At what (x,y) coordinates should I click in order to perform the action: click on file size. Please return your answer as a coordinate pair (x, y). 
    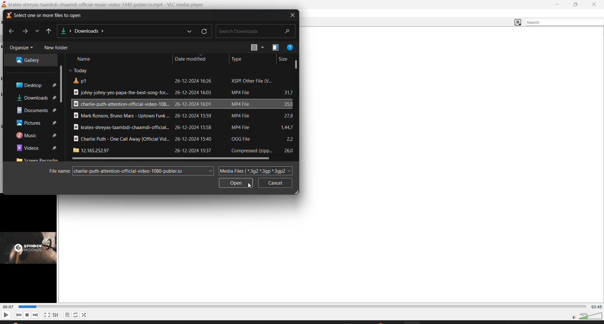
    Looking at the image, I should click on (285, 103).